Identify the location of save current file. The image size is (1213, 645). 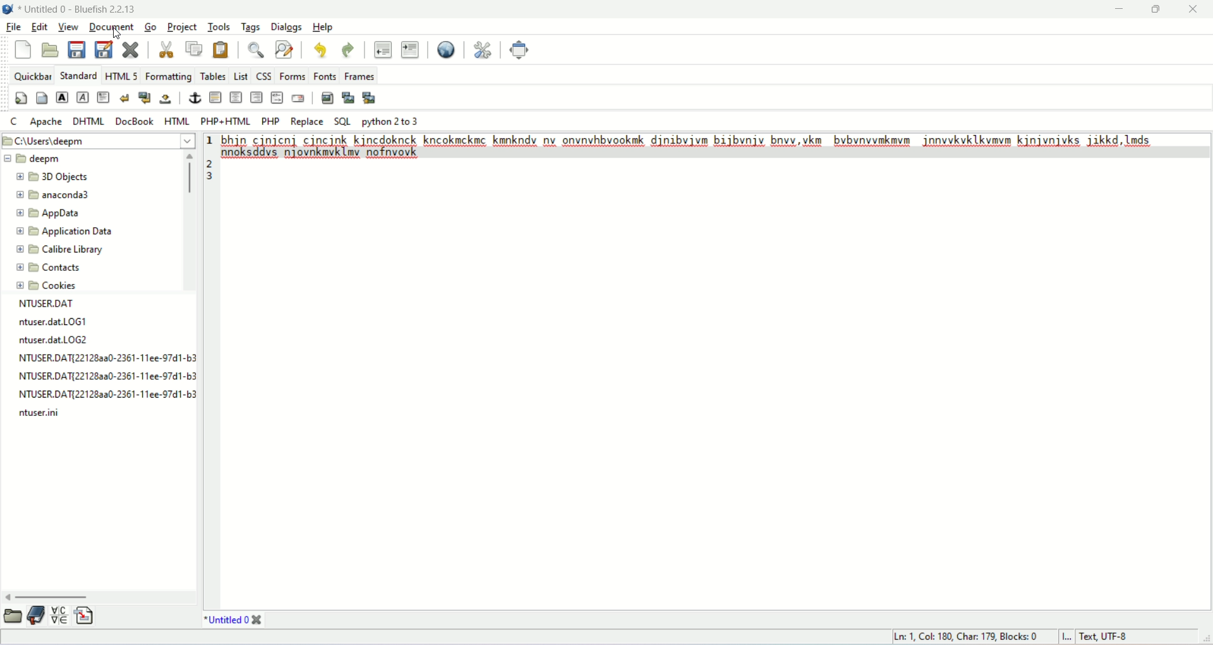
(76, 50).